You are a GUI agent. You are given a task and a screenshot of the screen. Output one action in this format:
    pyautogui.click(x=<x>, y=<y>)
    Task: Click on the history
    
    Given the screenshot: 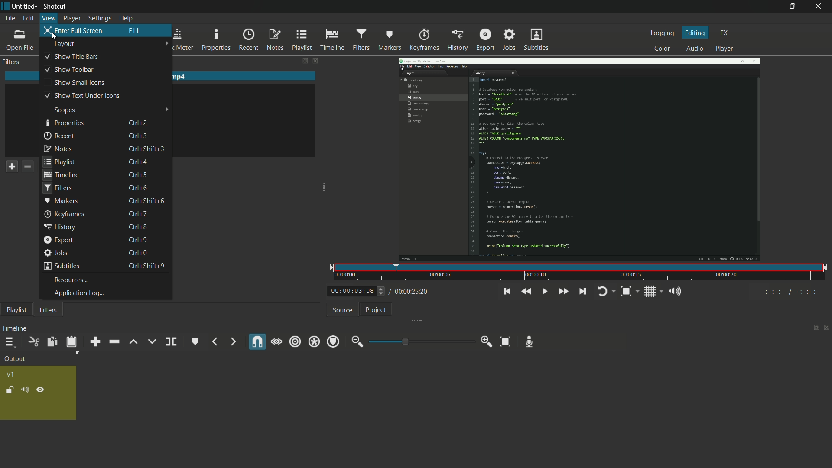 What is the action you would take?
    pyautogui.click(x=457, y=40)
    